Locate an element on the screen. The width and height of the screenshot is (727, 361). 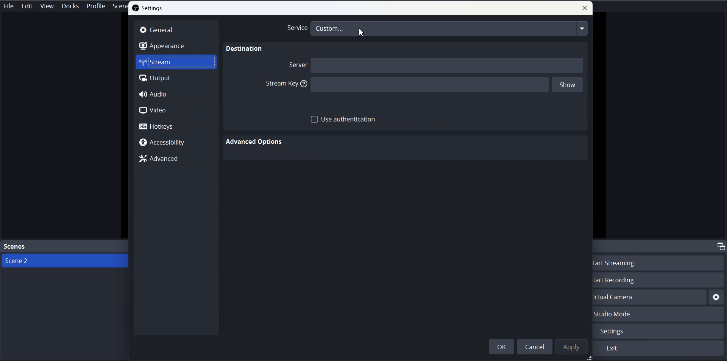
Service Custom... is located at coordinates (437, 28).